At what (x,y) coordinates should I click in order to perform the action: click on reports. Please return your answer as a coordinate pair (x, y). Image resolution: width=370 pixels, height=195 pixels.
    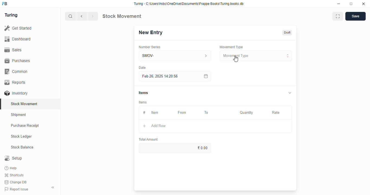
    Looking at the image, I should click on (15, 82).